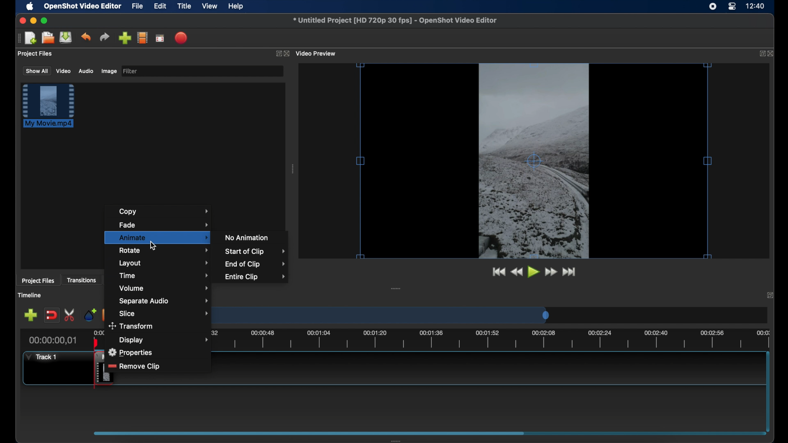  I want to click on separate audio menu, so click(164, 301).